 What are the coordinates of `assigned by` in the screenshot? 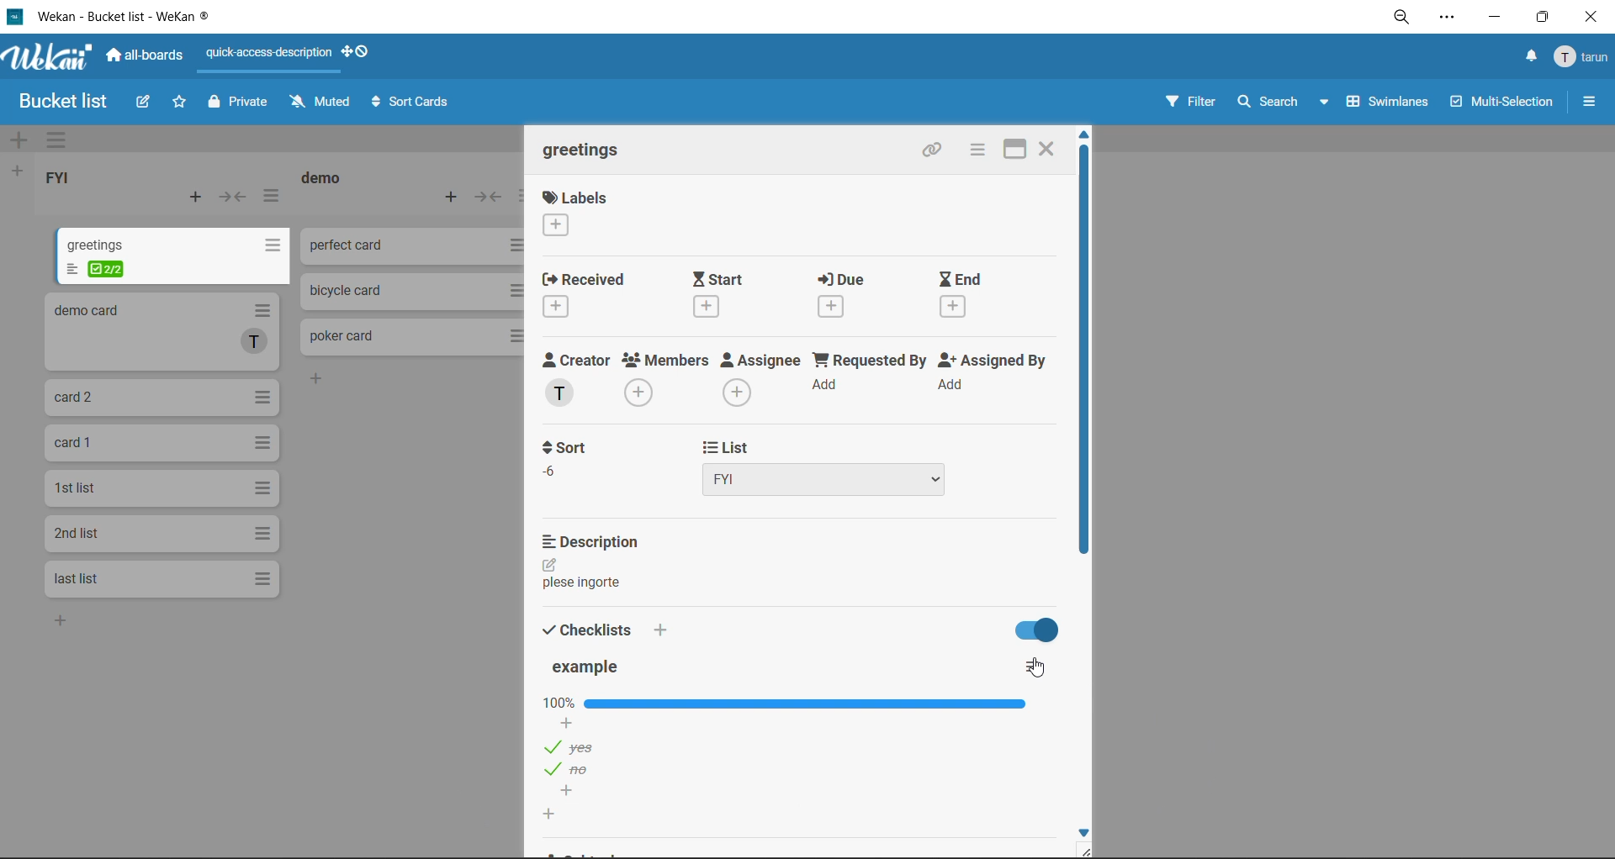 It's located at (993, 376).